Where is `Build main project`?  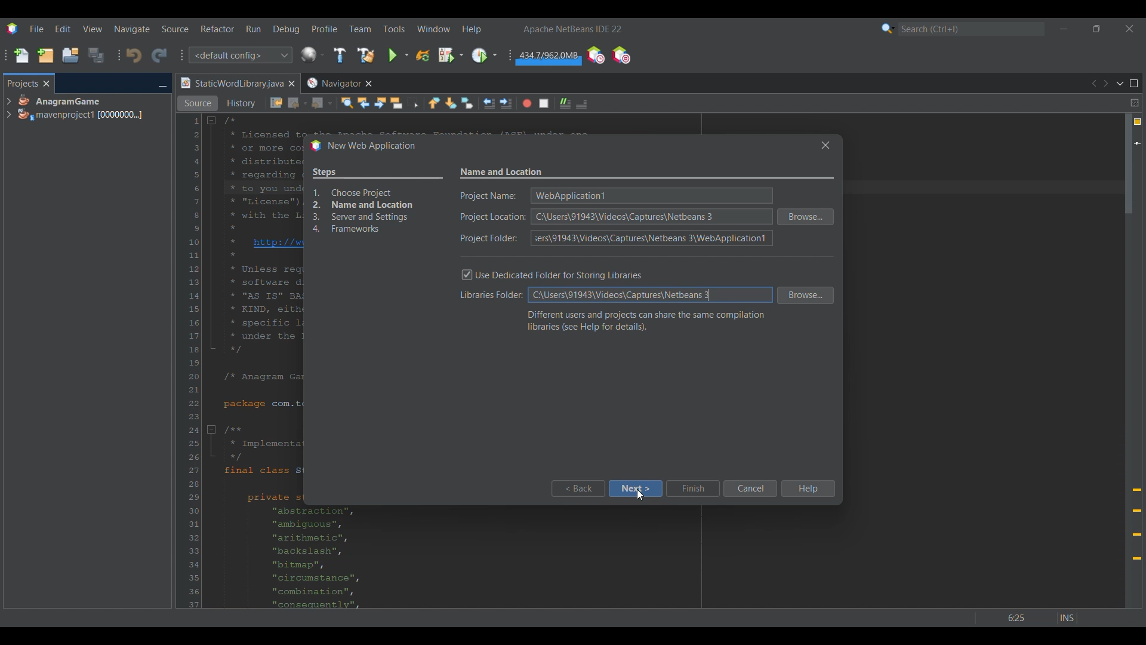 Build main project is located at coordinates (339, 55).